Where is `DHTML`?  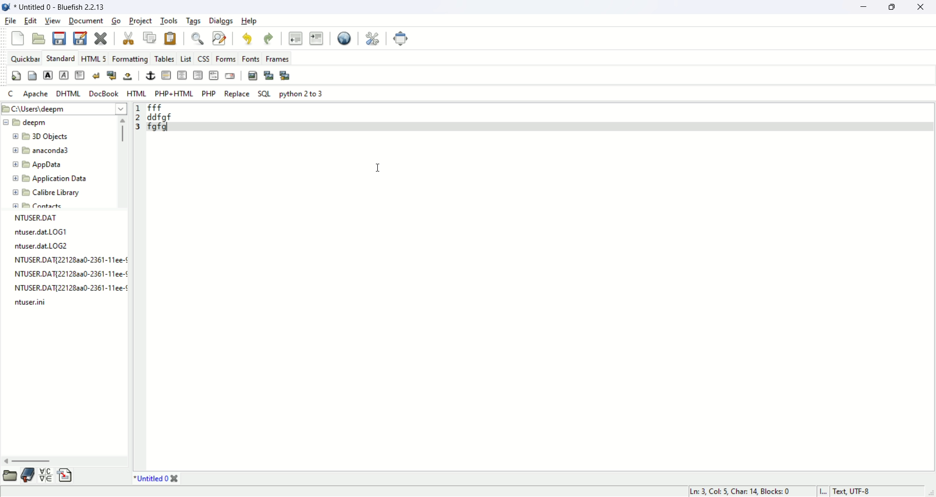
DHTML is located at coordinates (67, 93).